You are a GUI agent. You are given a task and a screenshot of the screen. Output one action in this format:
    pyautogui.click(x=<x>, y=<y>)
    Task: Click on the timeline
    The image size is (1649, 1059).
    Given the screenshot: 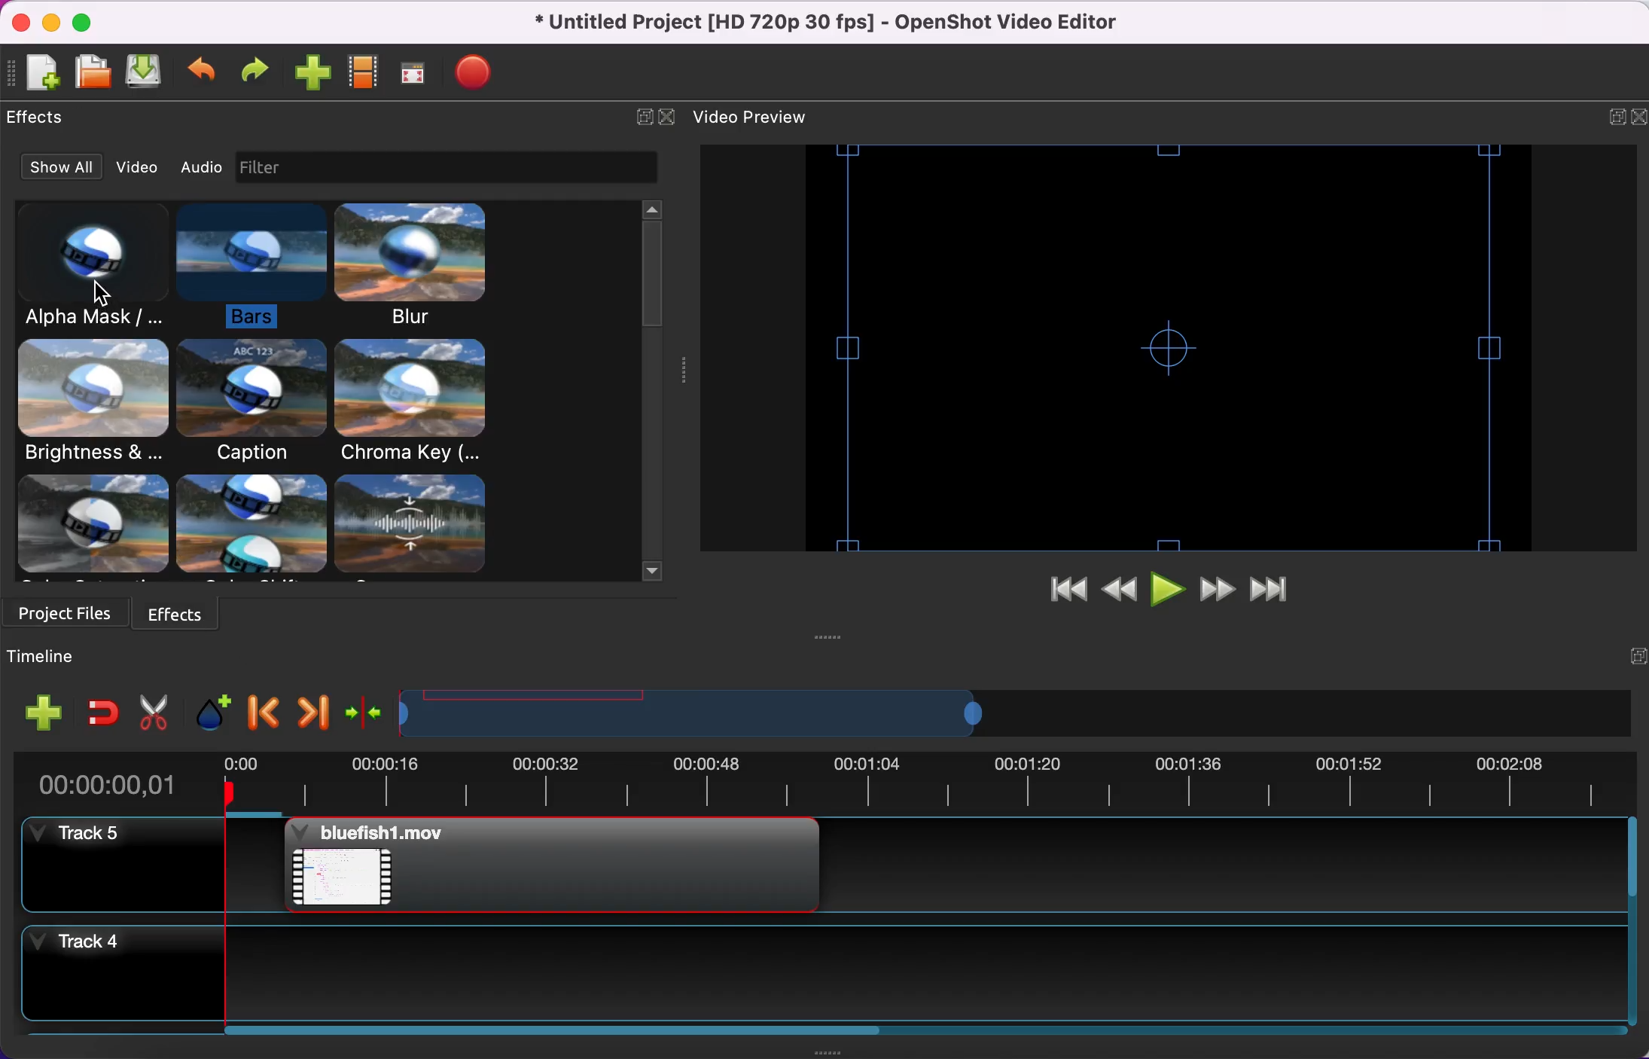 What is the action you would take?
    pyautogui.click(x=990, y=714)
    